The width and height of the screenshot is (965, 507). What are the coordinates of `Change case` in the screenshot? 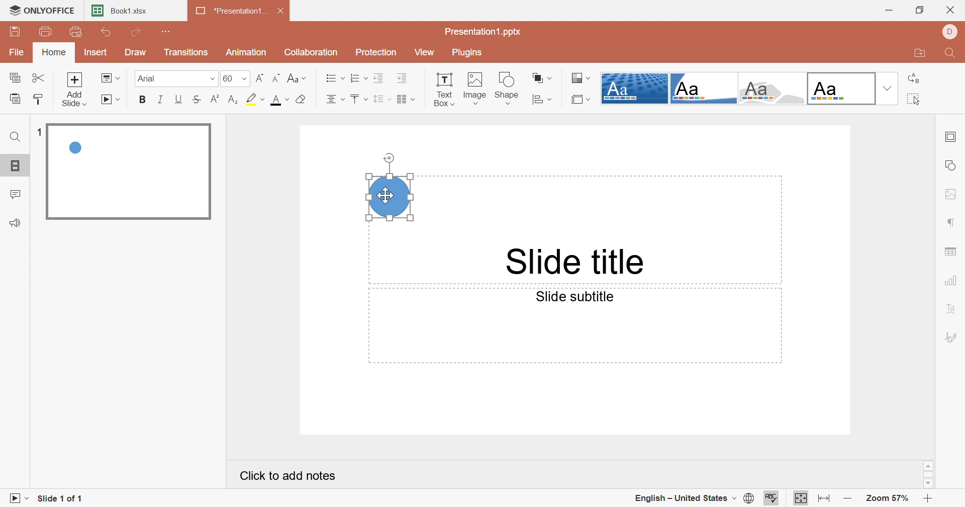 It's located at (297, 77).